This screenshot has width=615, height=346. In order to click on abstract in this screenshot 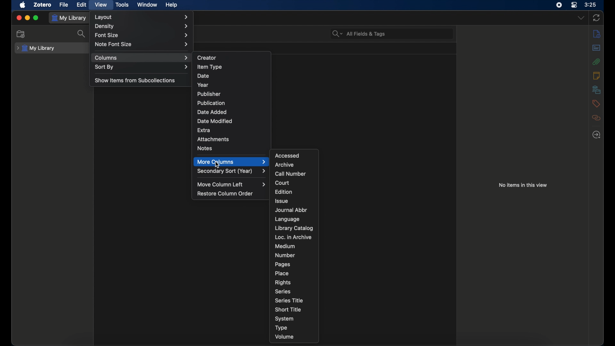, I will do `click(596, 47)`.